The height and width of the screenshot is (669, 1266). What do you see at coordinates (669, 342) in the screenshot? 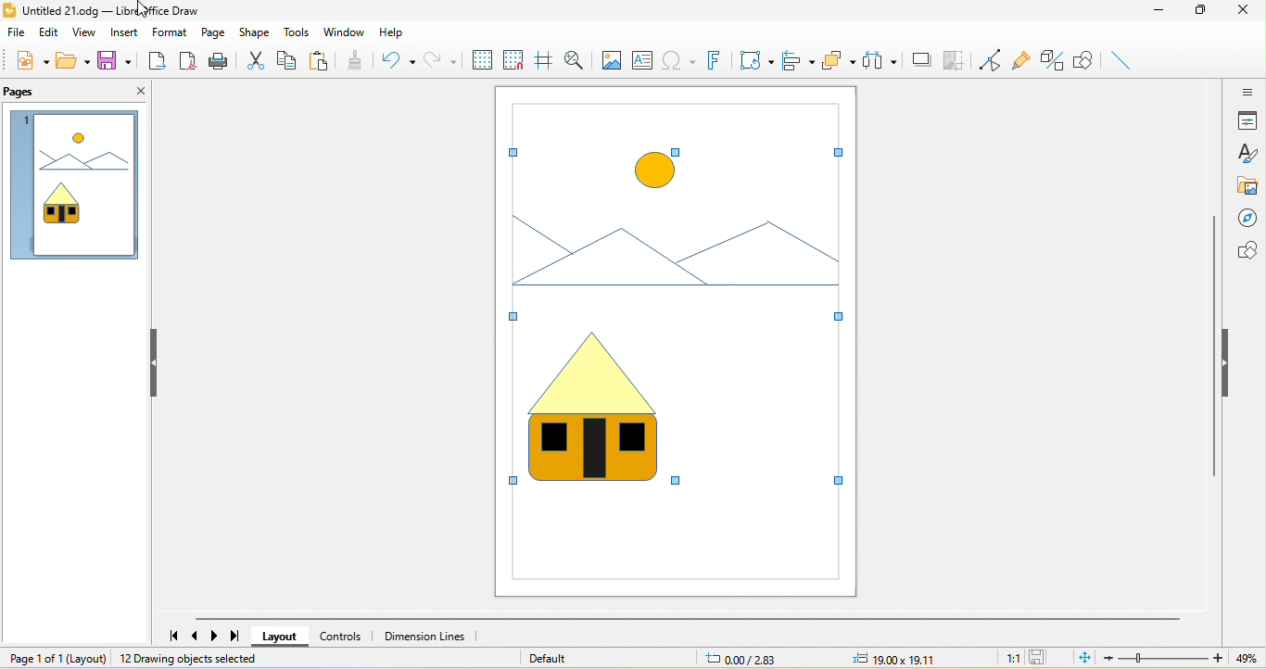
I see `image` at bounding box center [669, 342].